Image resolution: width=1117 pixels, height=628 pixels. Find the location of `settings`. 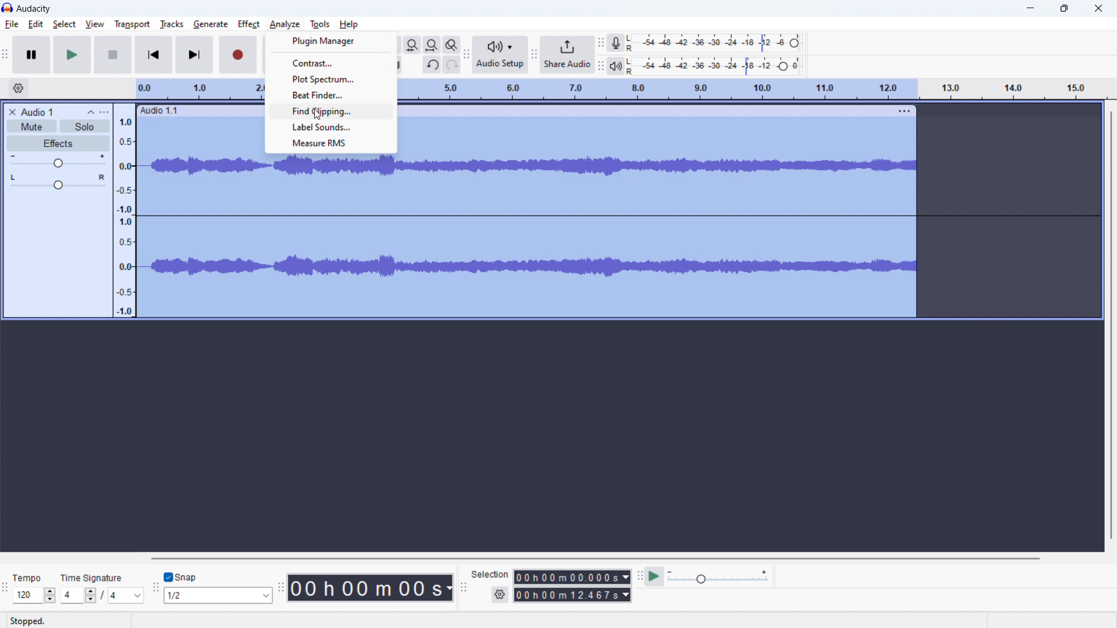

settings is located at coordinates (500, 594).